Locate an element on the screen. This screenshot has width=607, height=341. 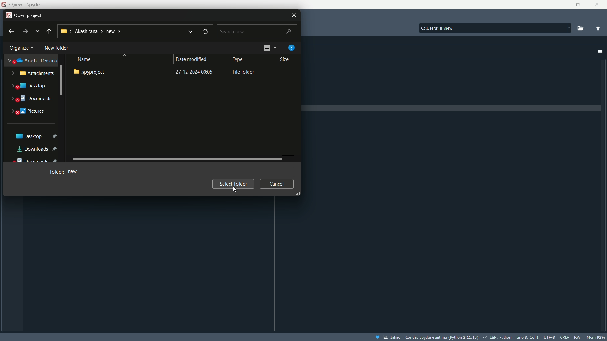
downloads is located at coordinates (39, 148).